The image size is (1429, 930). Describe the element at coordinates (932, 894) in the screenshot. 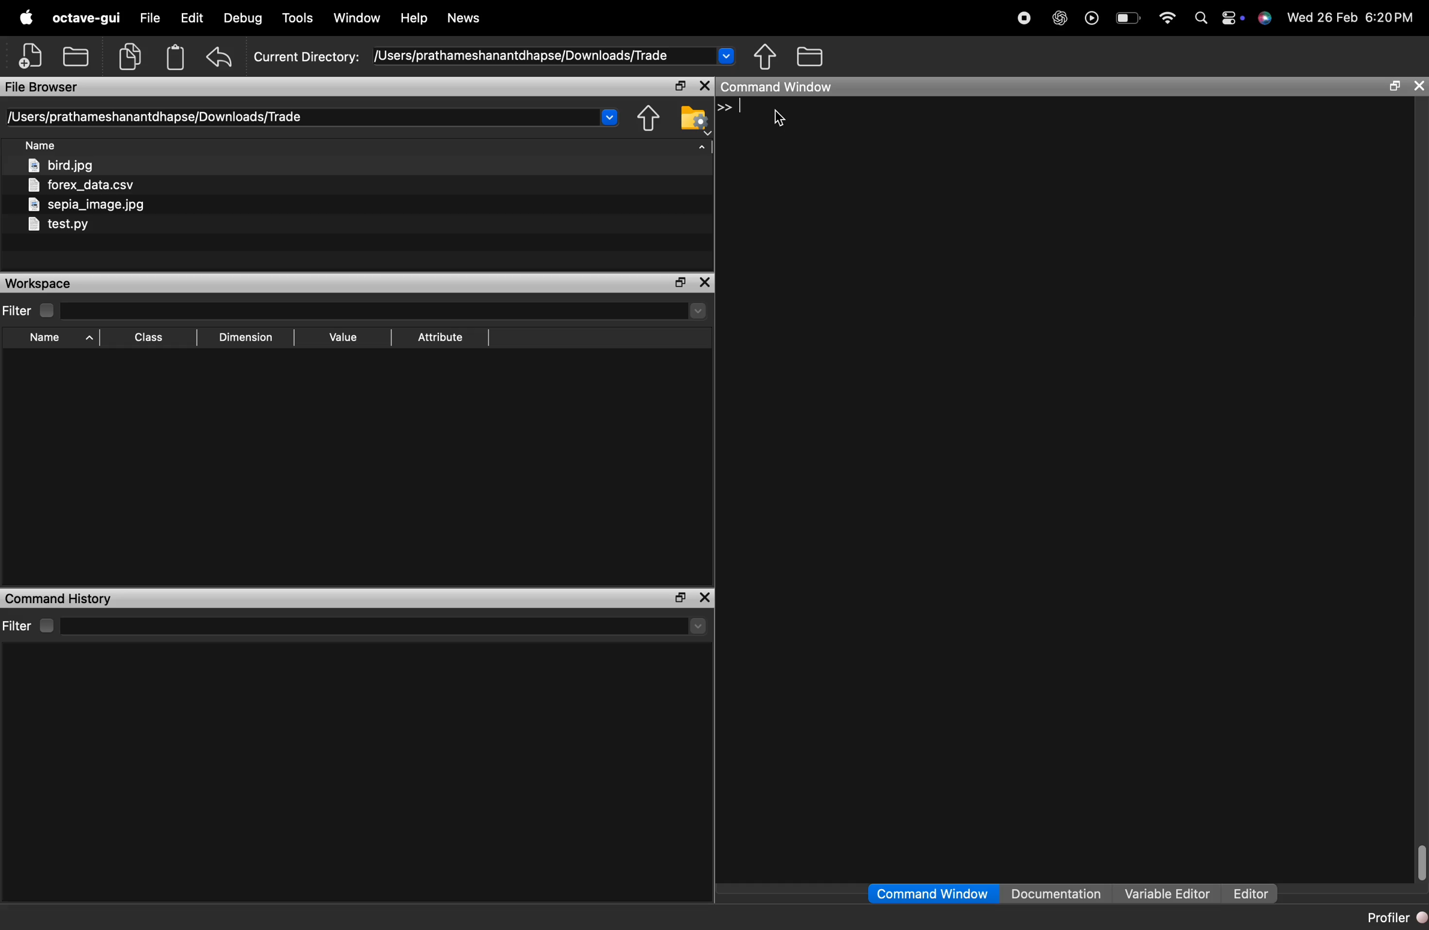

I see `Command Window` at that location.